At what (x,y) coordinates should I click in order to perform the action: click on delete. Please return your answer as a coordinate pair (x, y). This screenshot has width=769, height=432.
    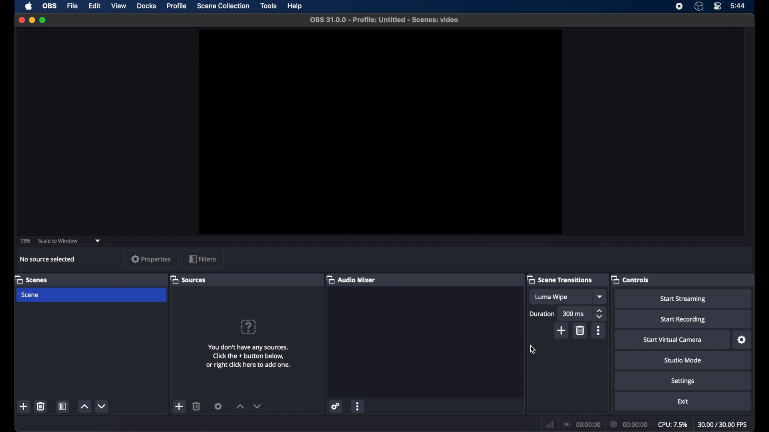
    Looking at the image, I should click on (197, 406).